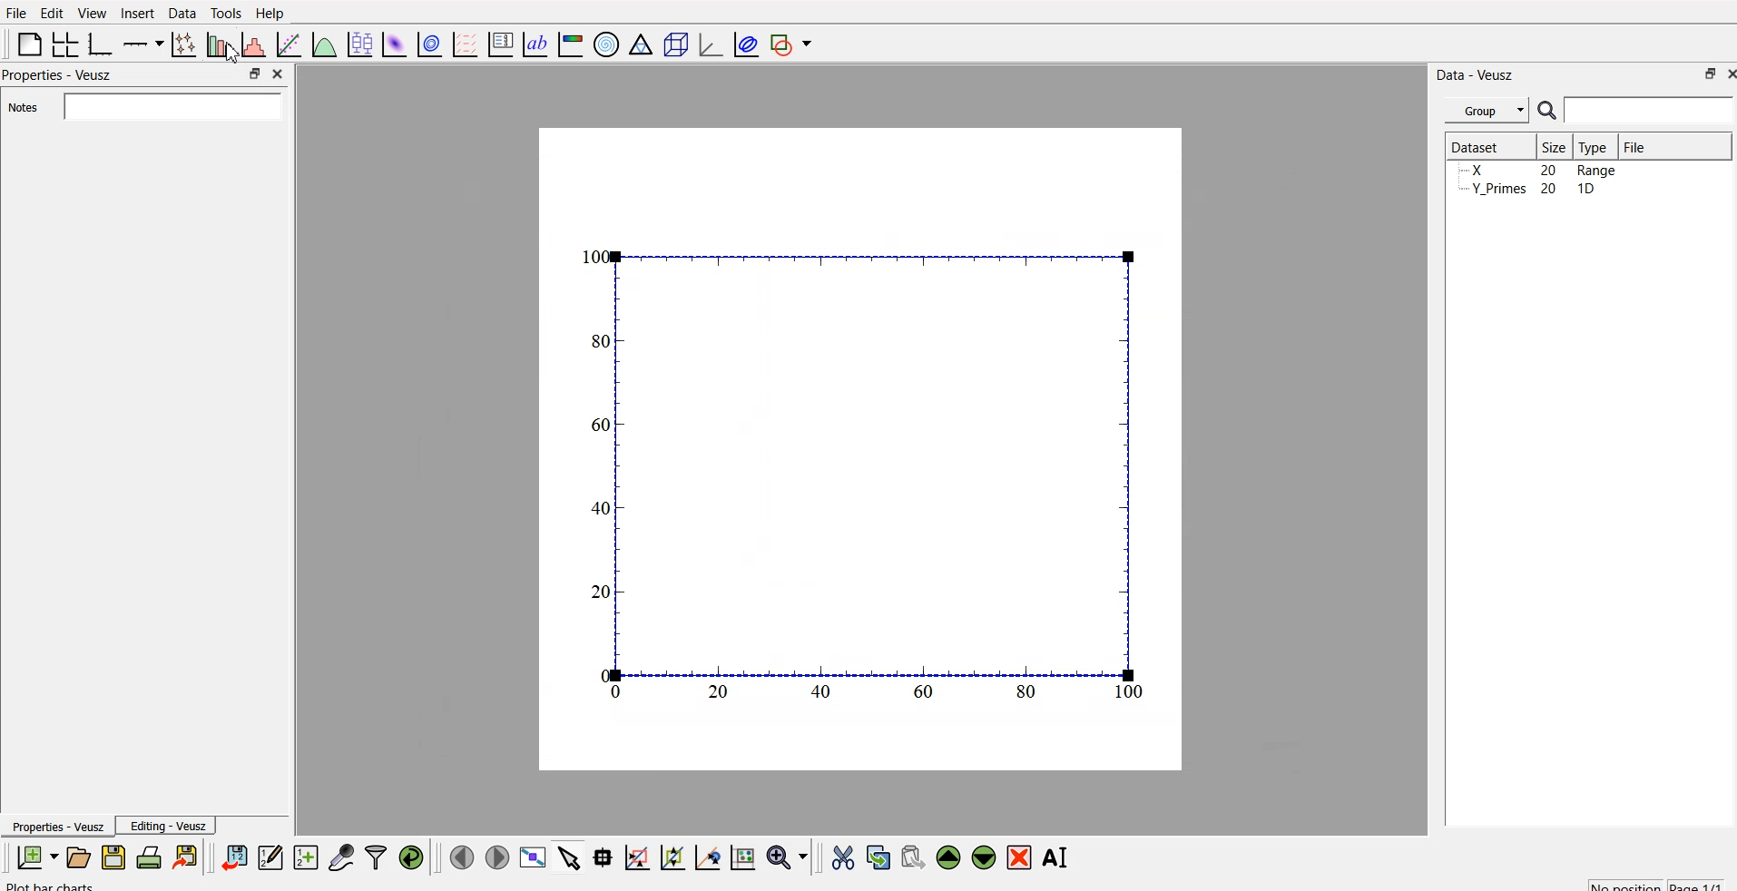 This screenshot has width=1737, height=891. I want to click on print document, so click(151, 858).